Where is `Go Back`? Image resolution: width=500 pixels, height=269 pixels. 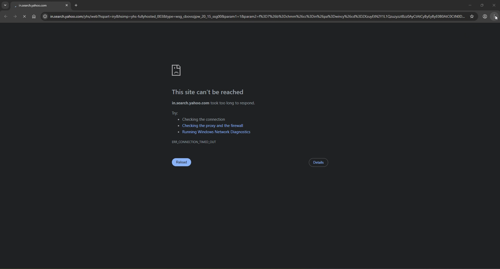
Go Back is located at coordinates (5, 16).